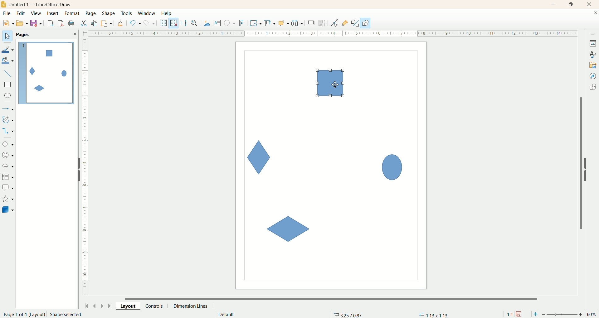 This screenshot has width=599, height=318. I want to click on gallery, so click(593, 65).